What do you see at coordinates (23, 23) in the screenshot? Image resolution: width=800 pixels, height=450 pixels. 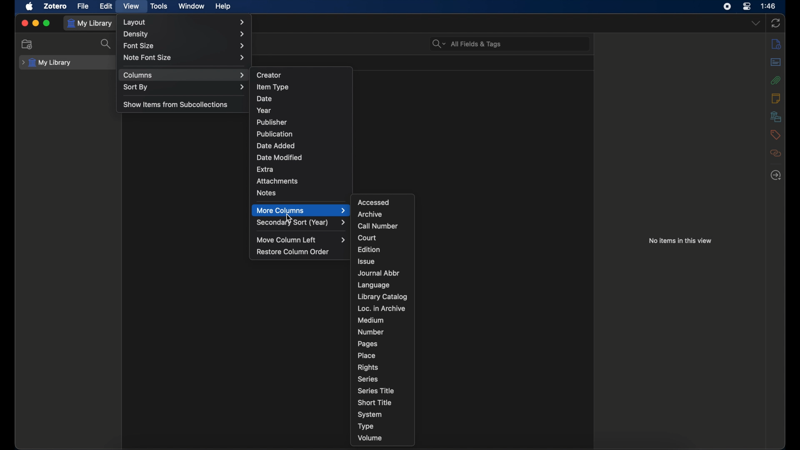 I see `close` at bounding box center [23, 23].